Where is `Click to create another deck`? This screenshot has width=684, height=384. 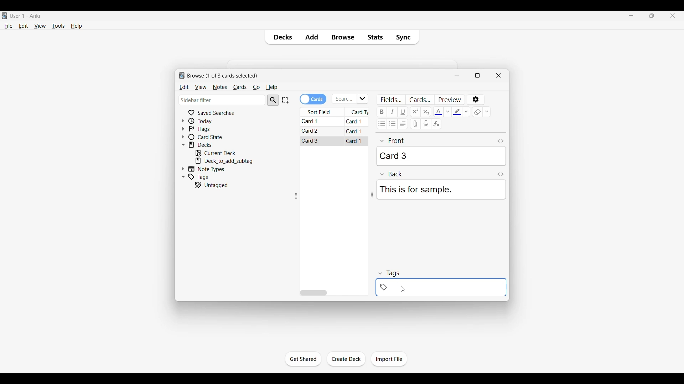 Click to create another deck is located at coordinates (346, 359).